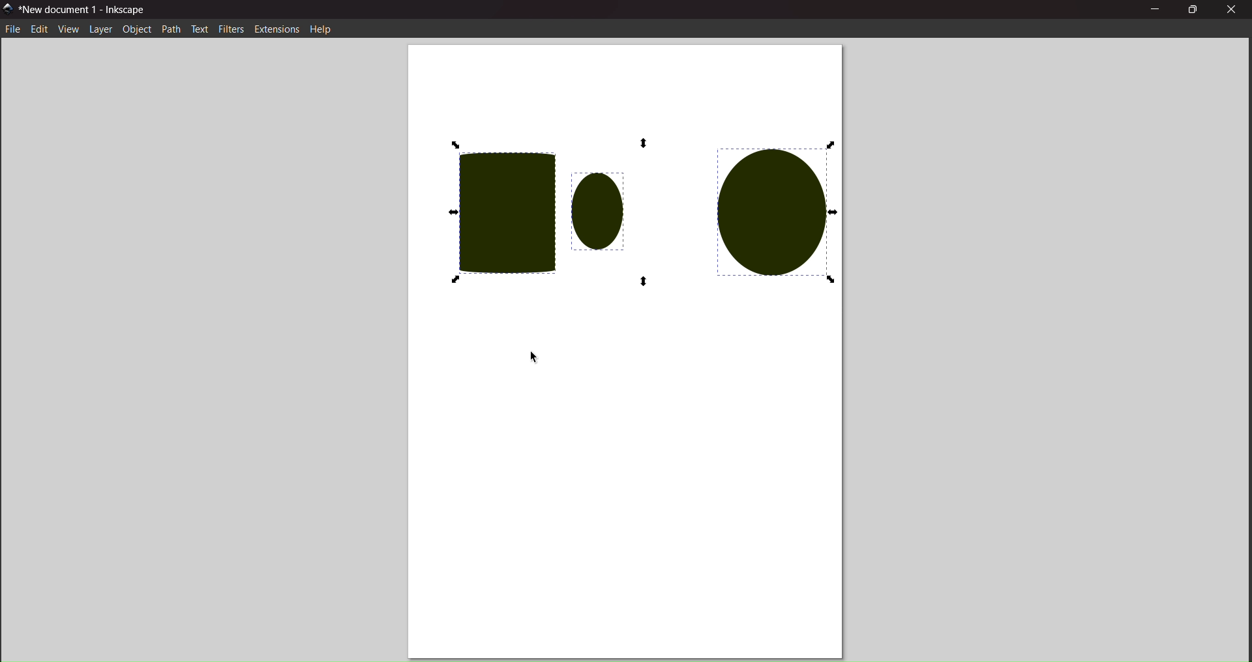  What do you see at coordinates (9, 8) in the screenshot?
I see `logo` at bounding box center [9, 8].